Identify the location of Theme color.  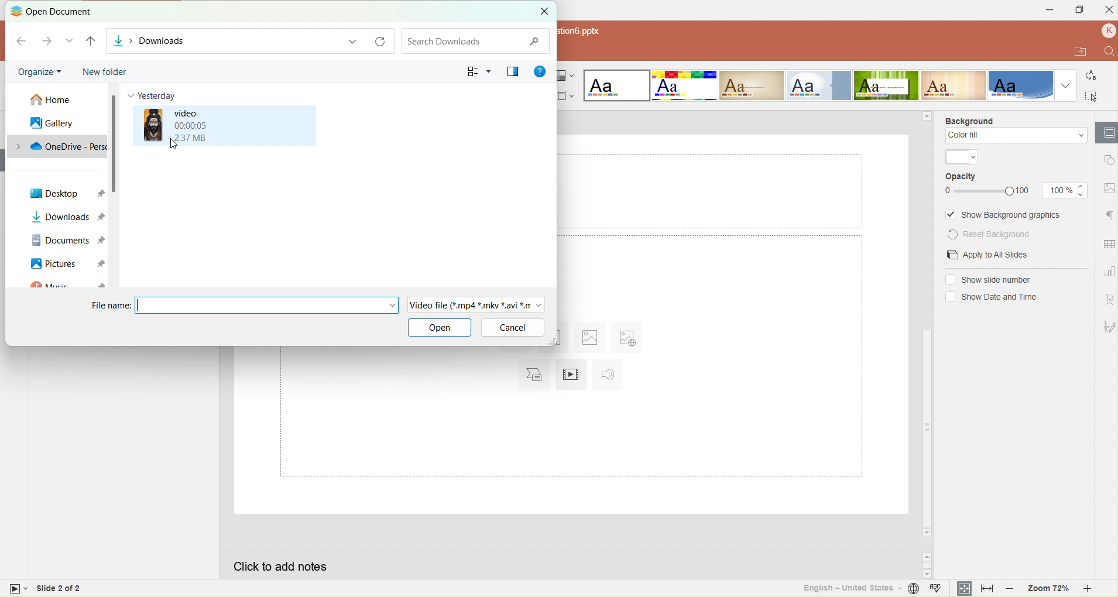
(960, 157).